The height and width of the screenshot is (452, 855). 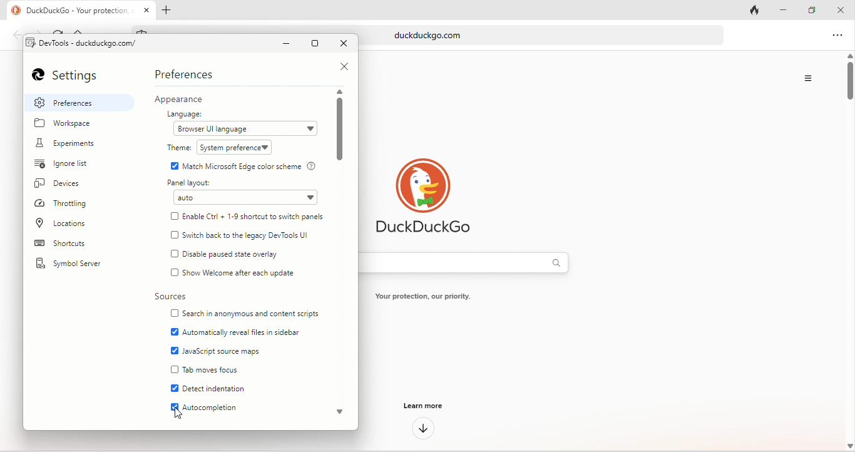 I want to click on panel layout, so click(x=195, y=183).